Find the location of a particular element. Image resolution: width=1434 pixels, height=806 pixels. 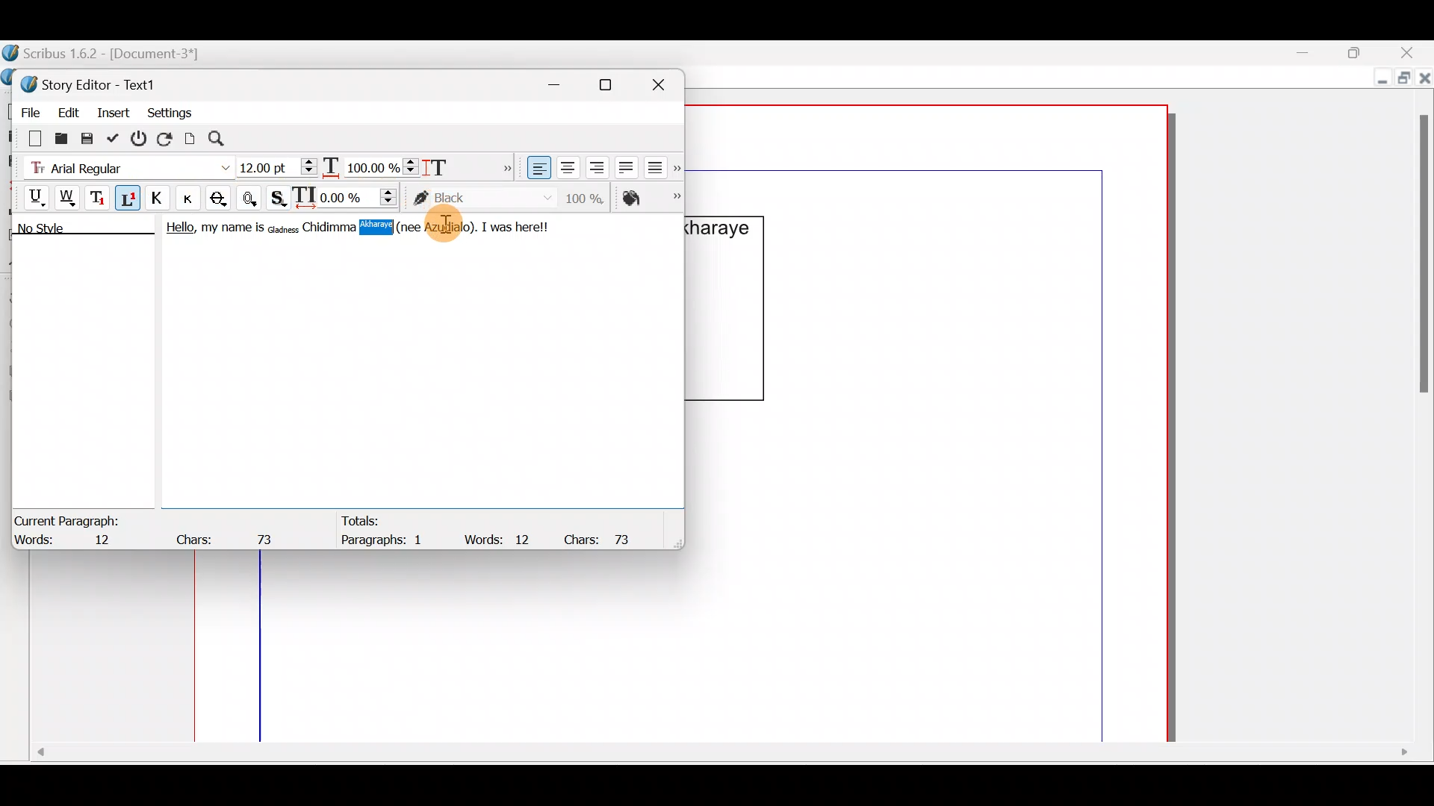

Superscript is located at coordinates (129, 200).